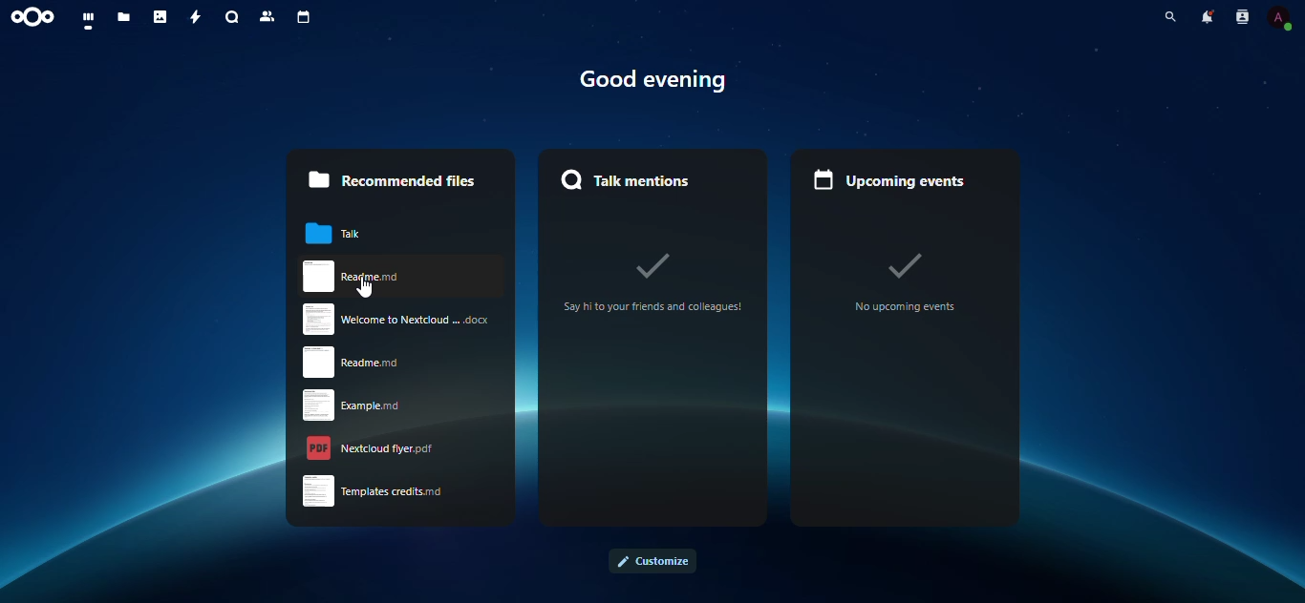 The width and height of the screenshot is (1305, 603). I want to click on customize, so click(652, 561).